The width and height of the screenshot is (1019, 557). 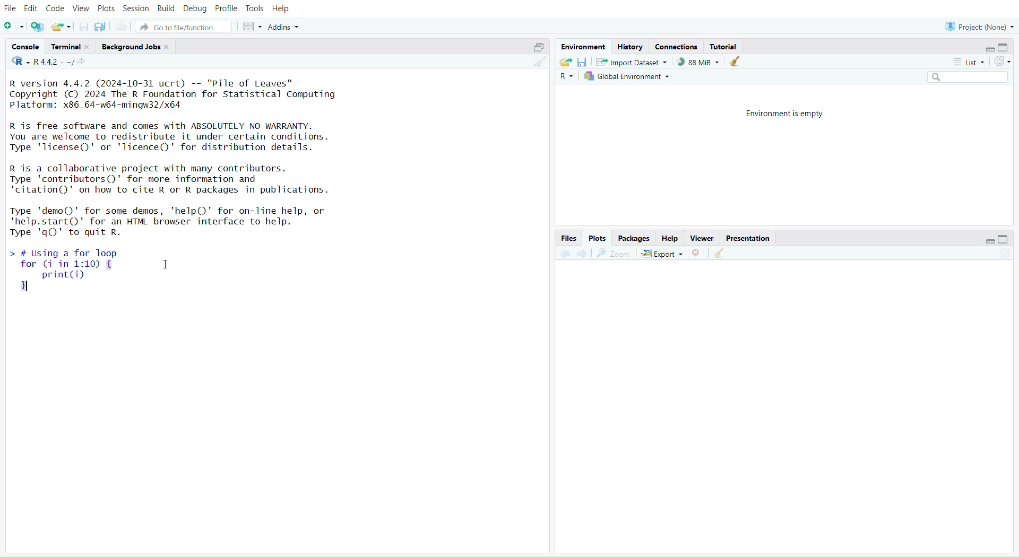 I want to click on save workspace, so click(x=584, y=63).